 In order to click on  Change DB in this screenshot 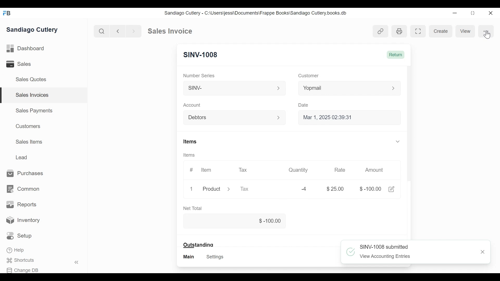, I will do `click(23, 270)`.